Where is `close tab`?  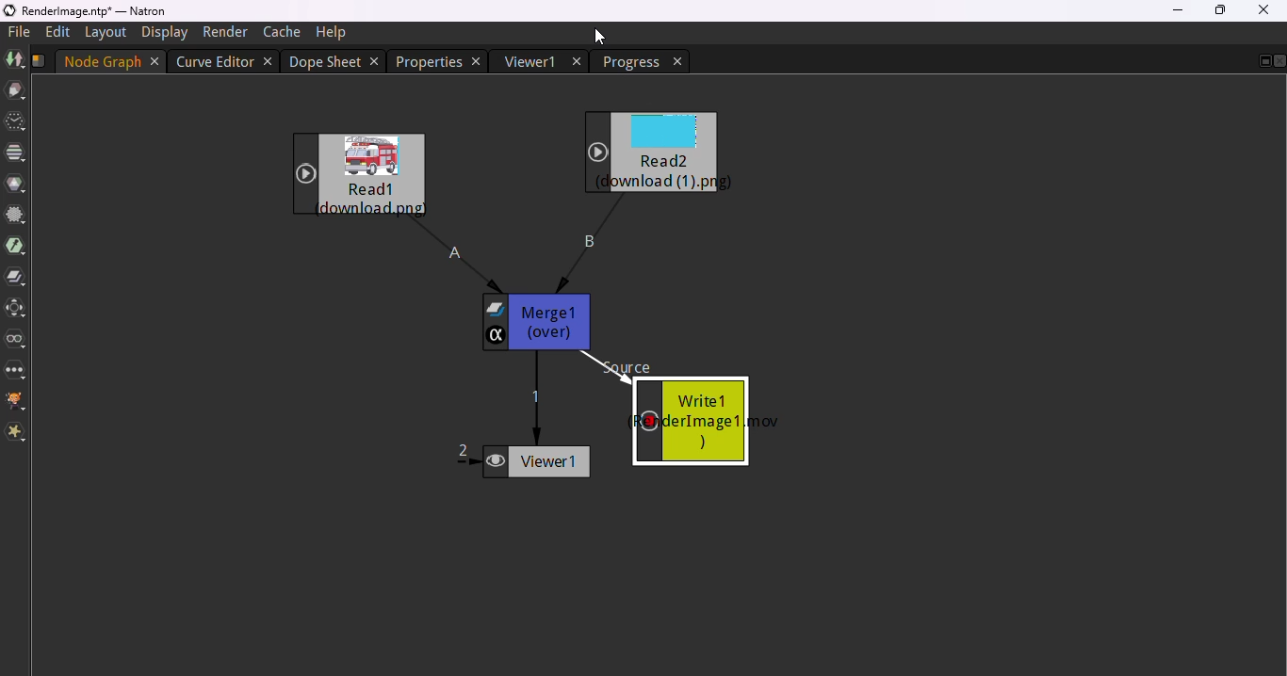
close tab is located at coordinates (478, 61).